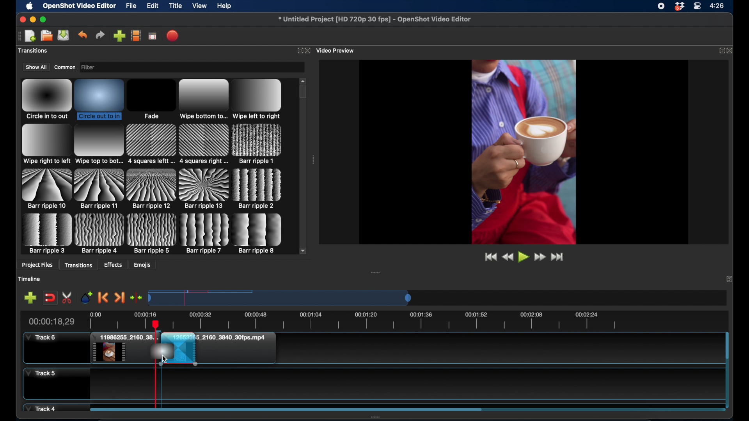 This screenshot has width=749, height=421. What do you see at coordinates (524, 151) in the screenshot?
I see `video preview` at bounding box center [524, 151].